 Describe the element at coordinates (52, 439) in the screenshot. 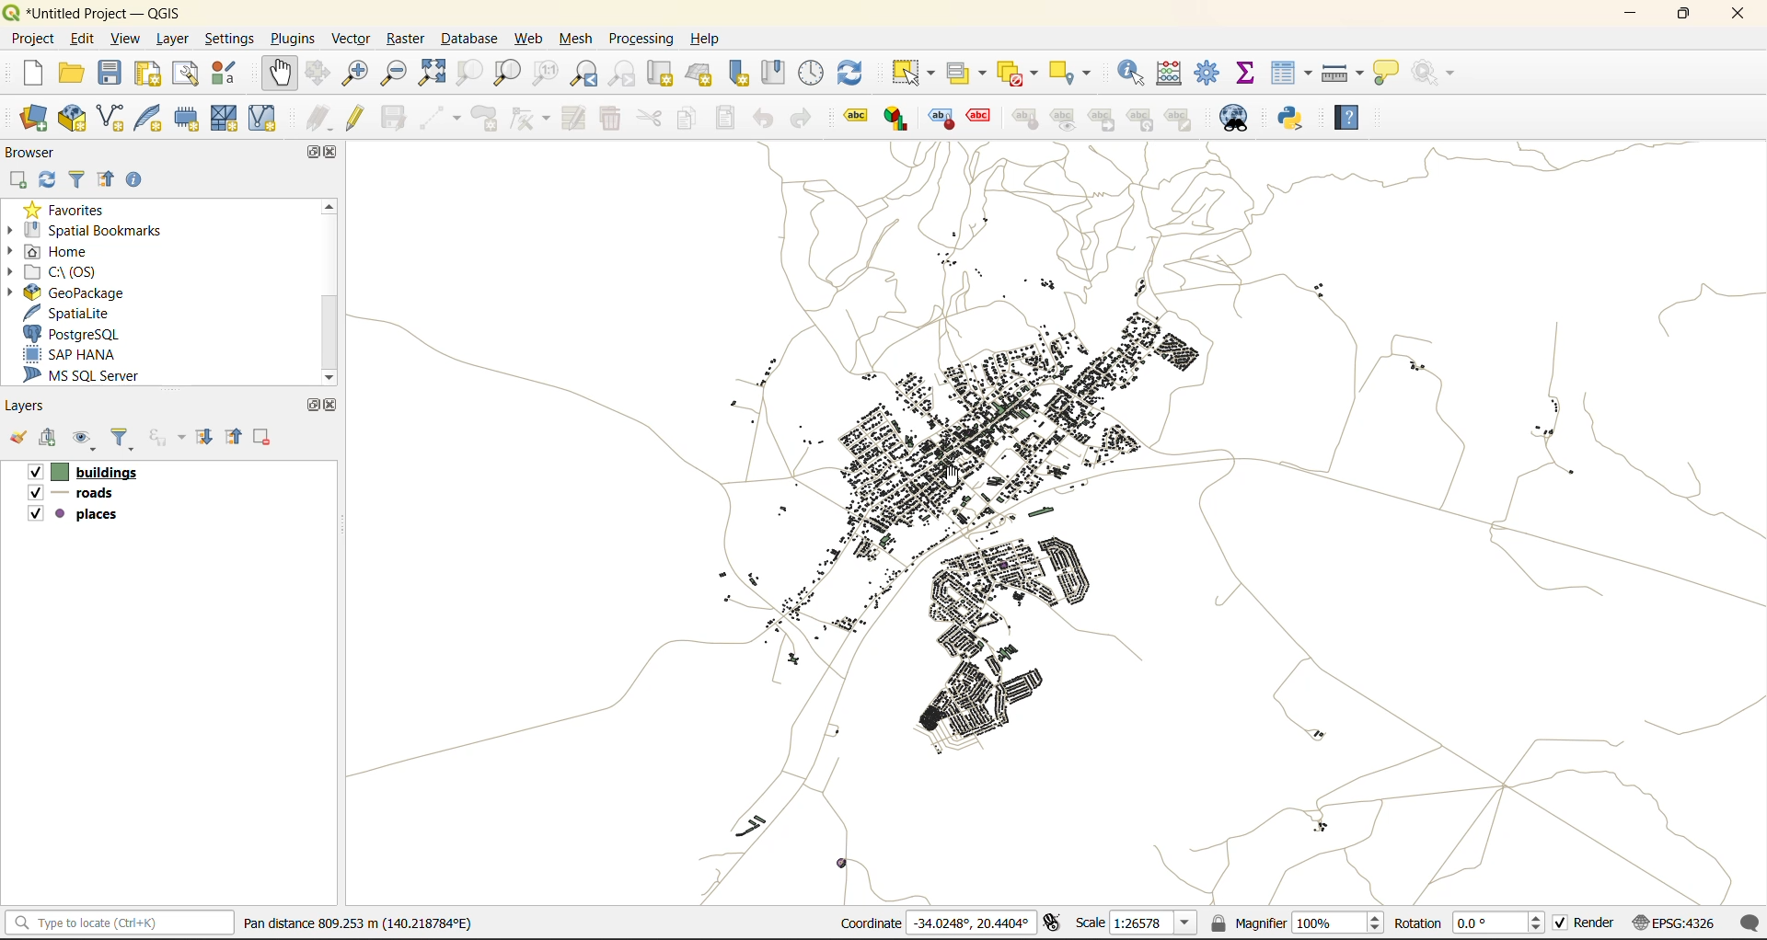

I see `add` at that location.